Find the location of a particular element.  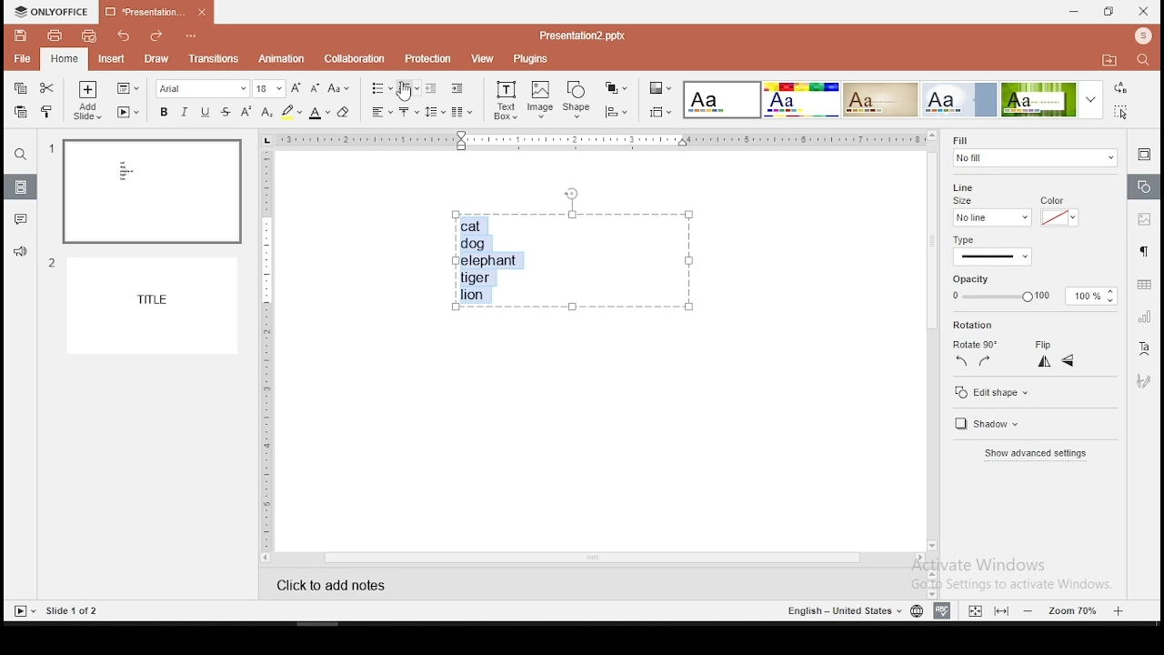

horizontal is located at coordinates (1069, 362).